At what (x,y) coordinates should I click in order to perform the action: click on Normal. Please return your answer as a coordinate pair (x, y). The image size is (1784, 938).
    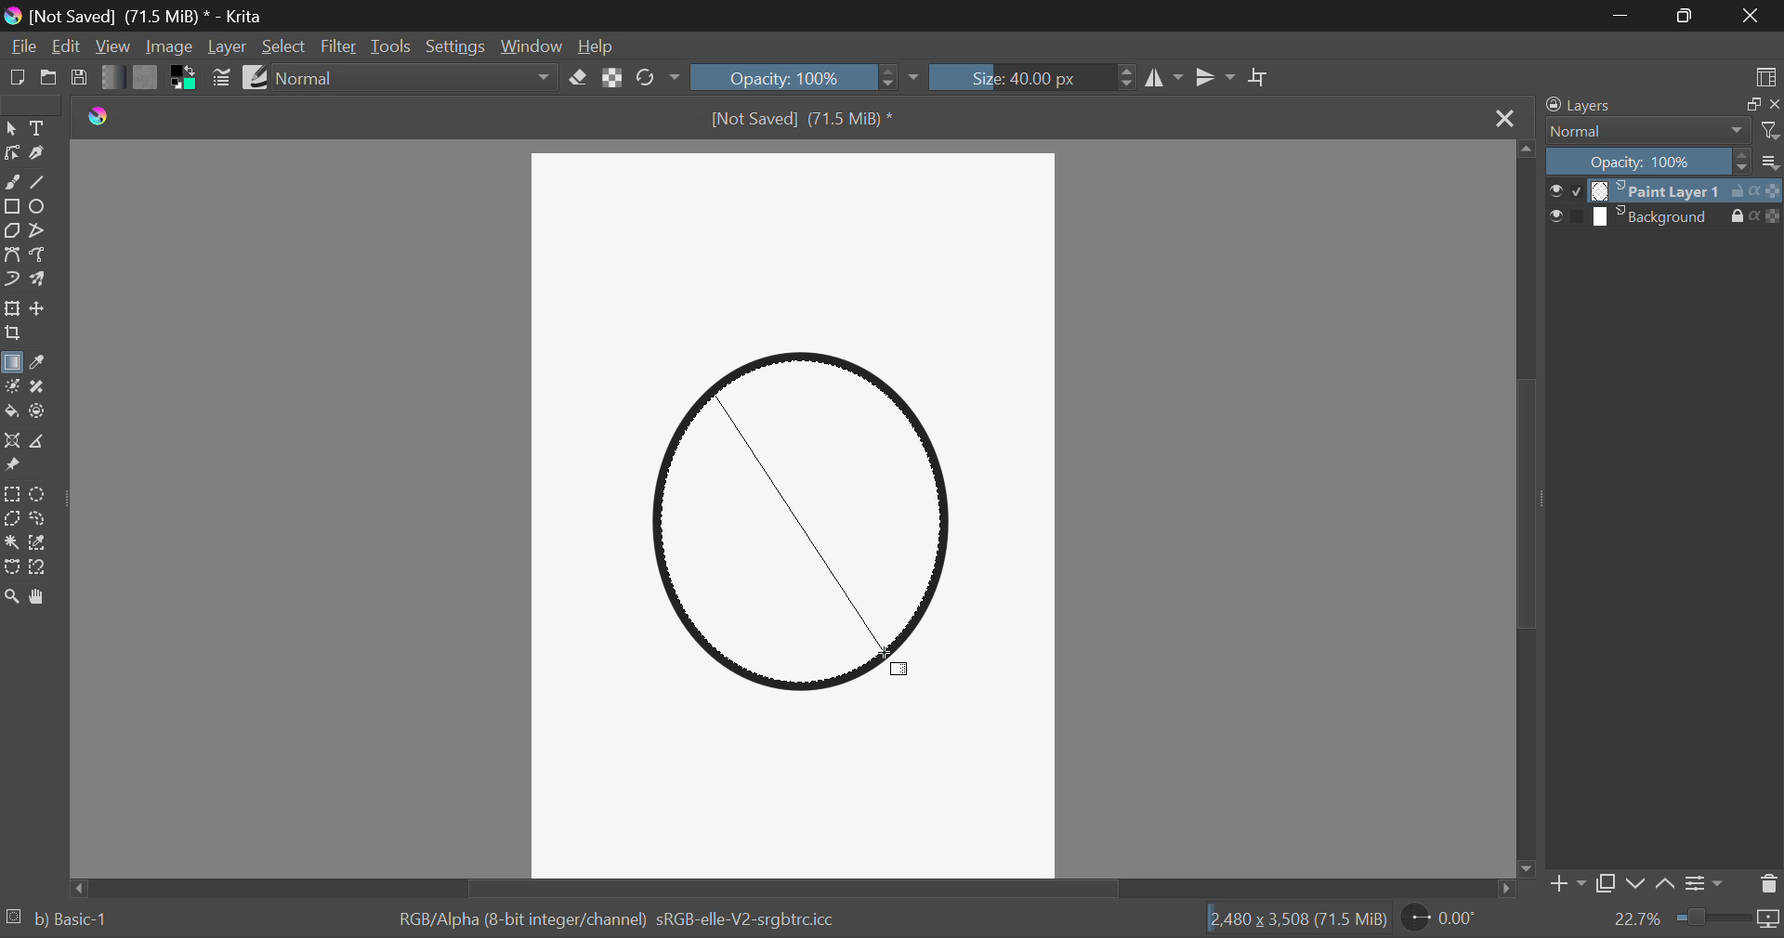
    Looking at the image, I should click on (1646, 132).